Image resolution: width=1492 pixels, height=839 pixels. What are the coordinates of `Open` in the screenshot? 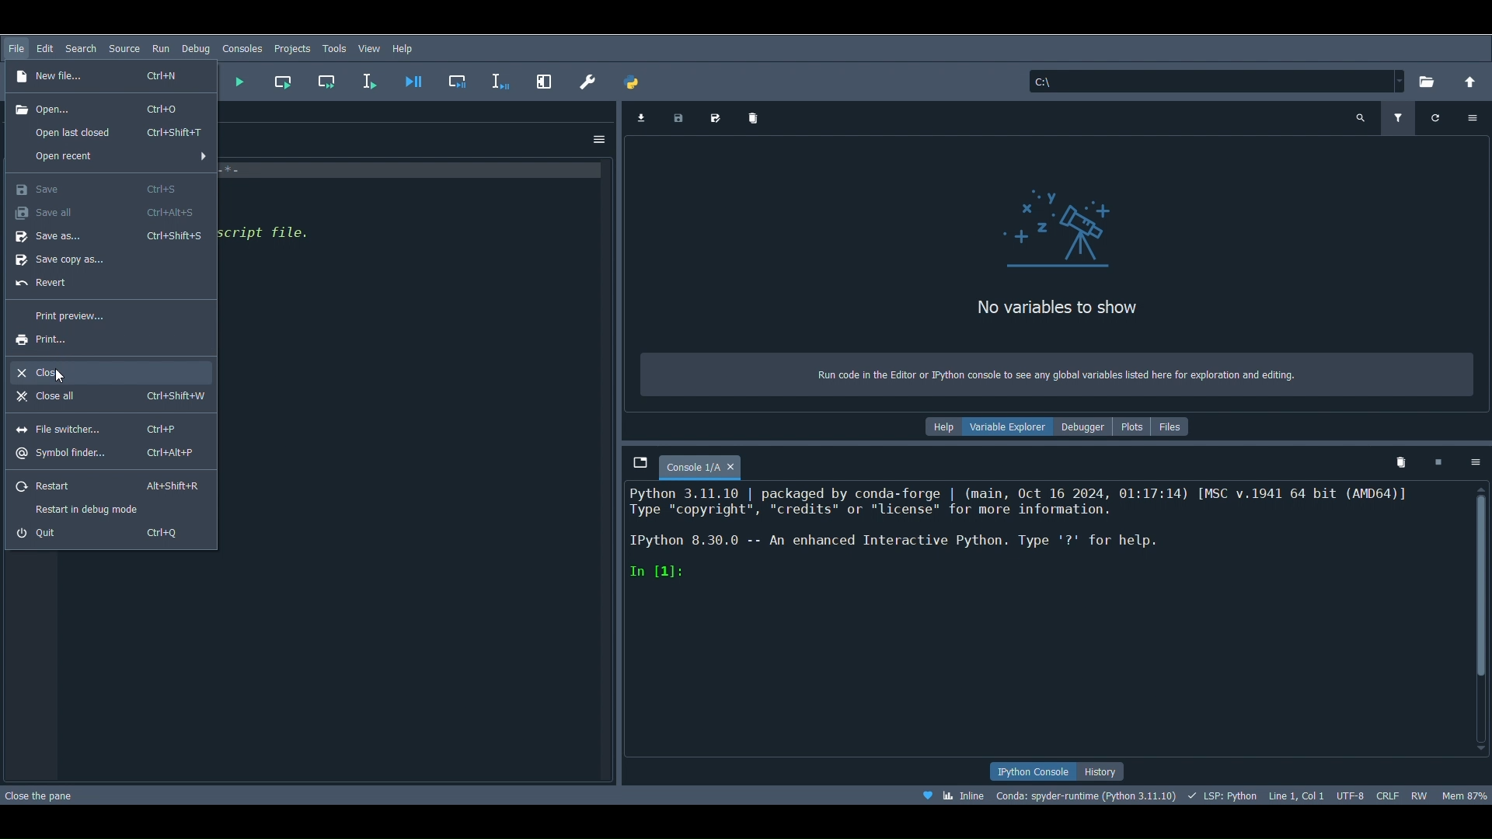 It's located at (103, 107).